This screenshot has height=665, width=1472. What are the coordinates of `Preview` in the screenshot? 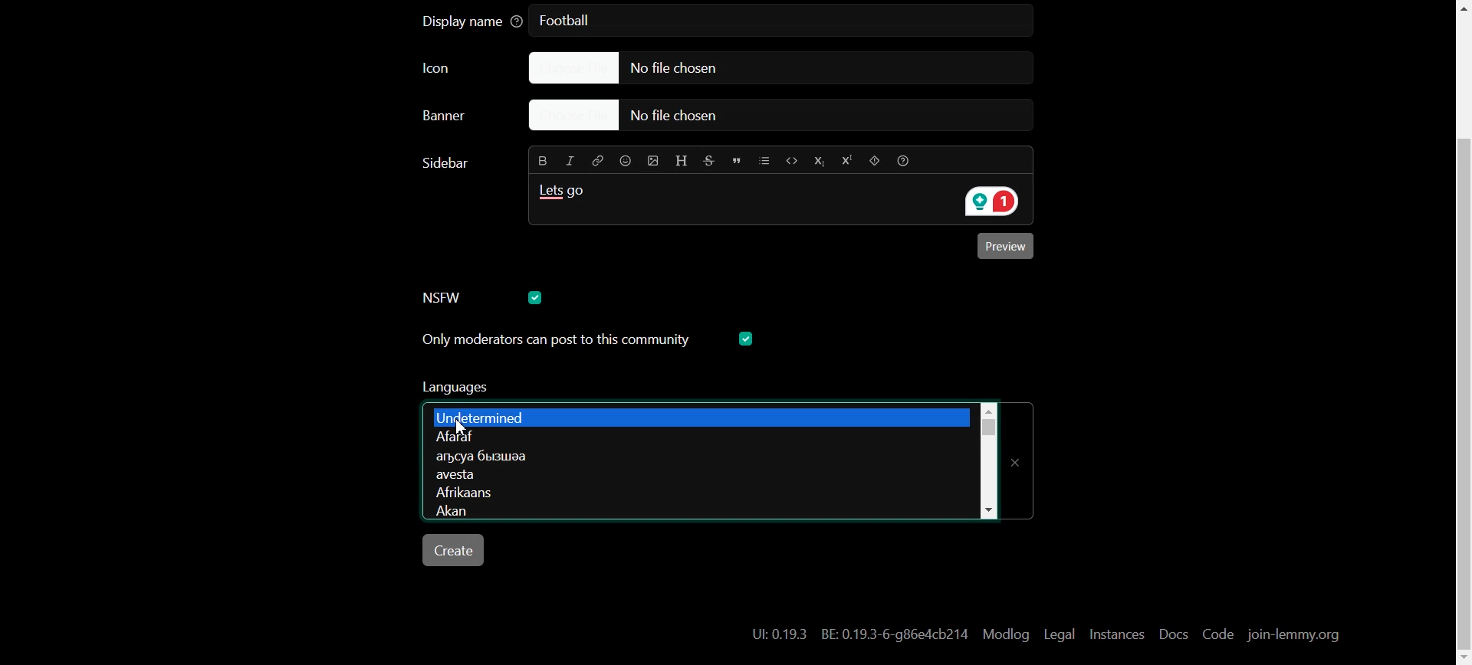 It's located at (1008, 248).